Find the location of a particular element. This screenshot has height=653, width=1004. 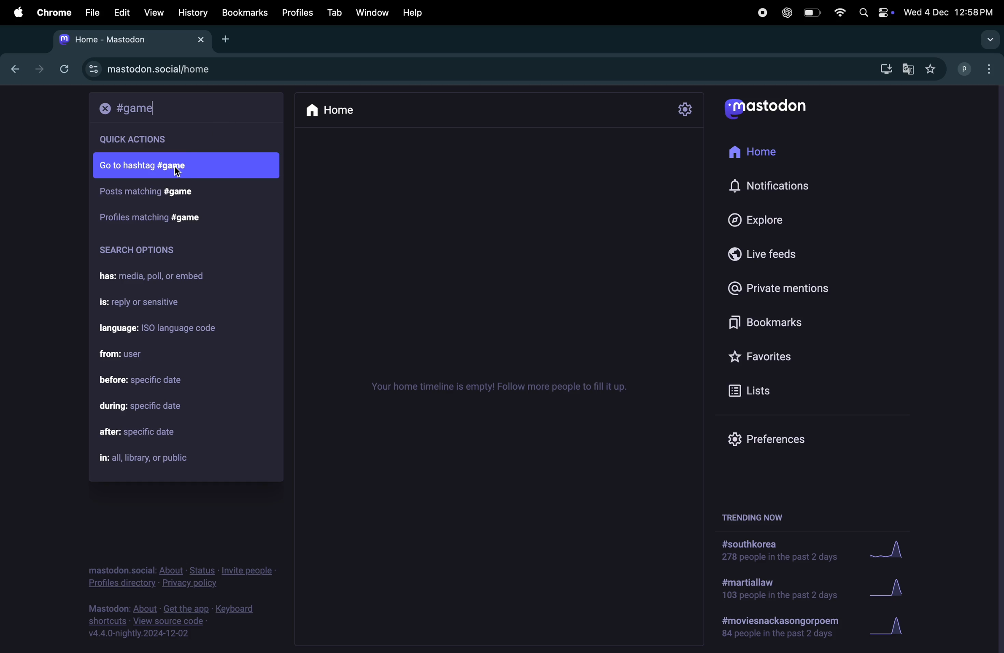

From: user is located at coordinates (126, 353).